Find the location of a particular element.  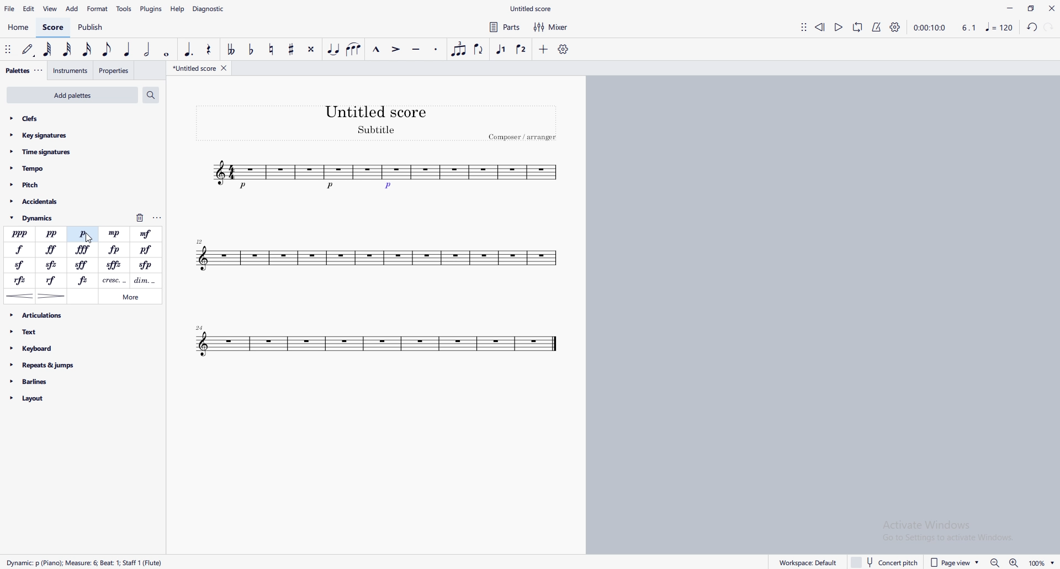

time signatures is located at coordinates (72, 152).